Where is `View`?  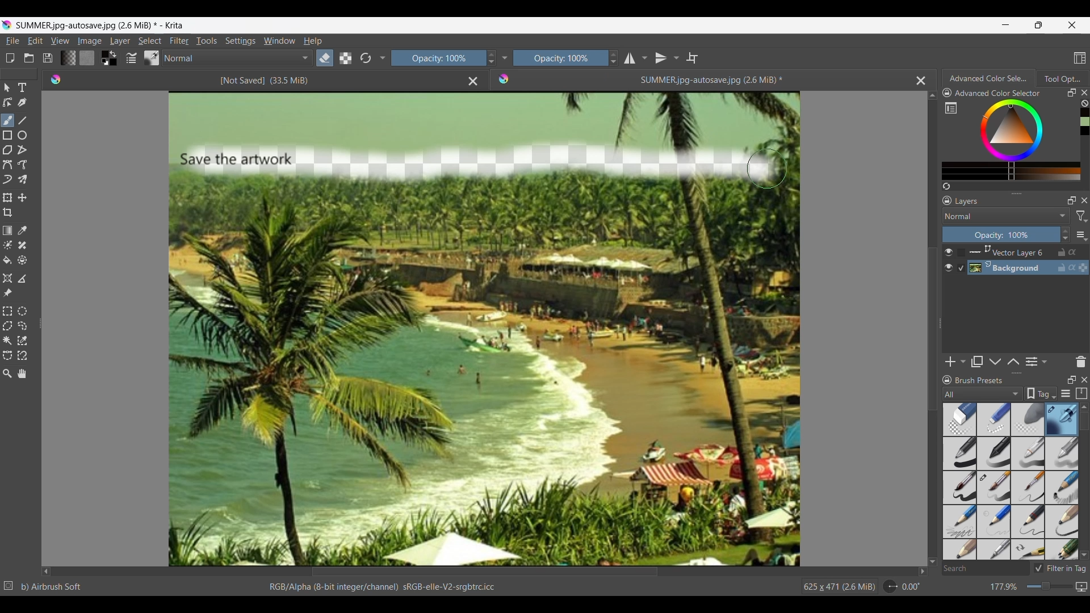 View is located at coordinates (61, 40).